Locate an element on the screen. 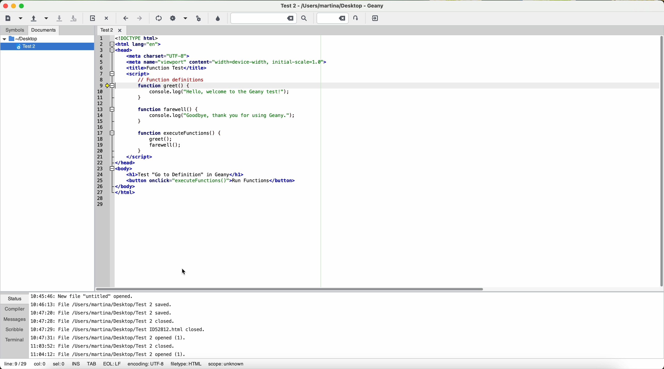 Image resolution: width=664 pixels, height=369 pixels. terminal is located at coordinates (14, 340).